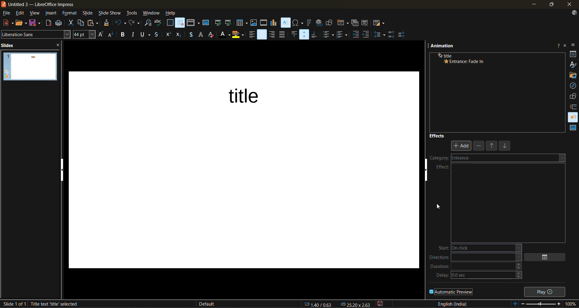 The height and width of the screenshot is (308, 579). What do you see at coordinates (272, 35) in the screenshot?
I see `align right` at bounding box center [272, 35].